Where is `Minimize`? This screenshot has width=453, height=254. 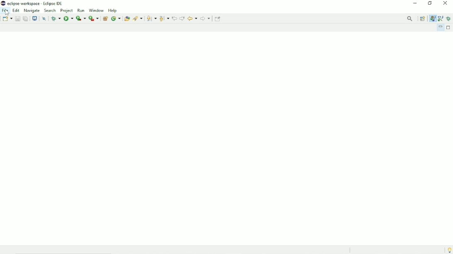 Minimize is located at coordinates (415, 3).